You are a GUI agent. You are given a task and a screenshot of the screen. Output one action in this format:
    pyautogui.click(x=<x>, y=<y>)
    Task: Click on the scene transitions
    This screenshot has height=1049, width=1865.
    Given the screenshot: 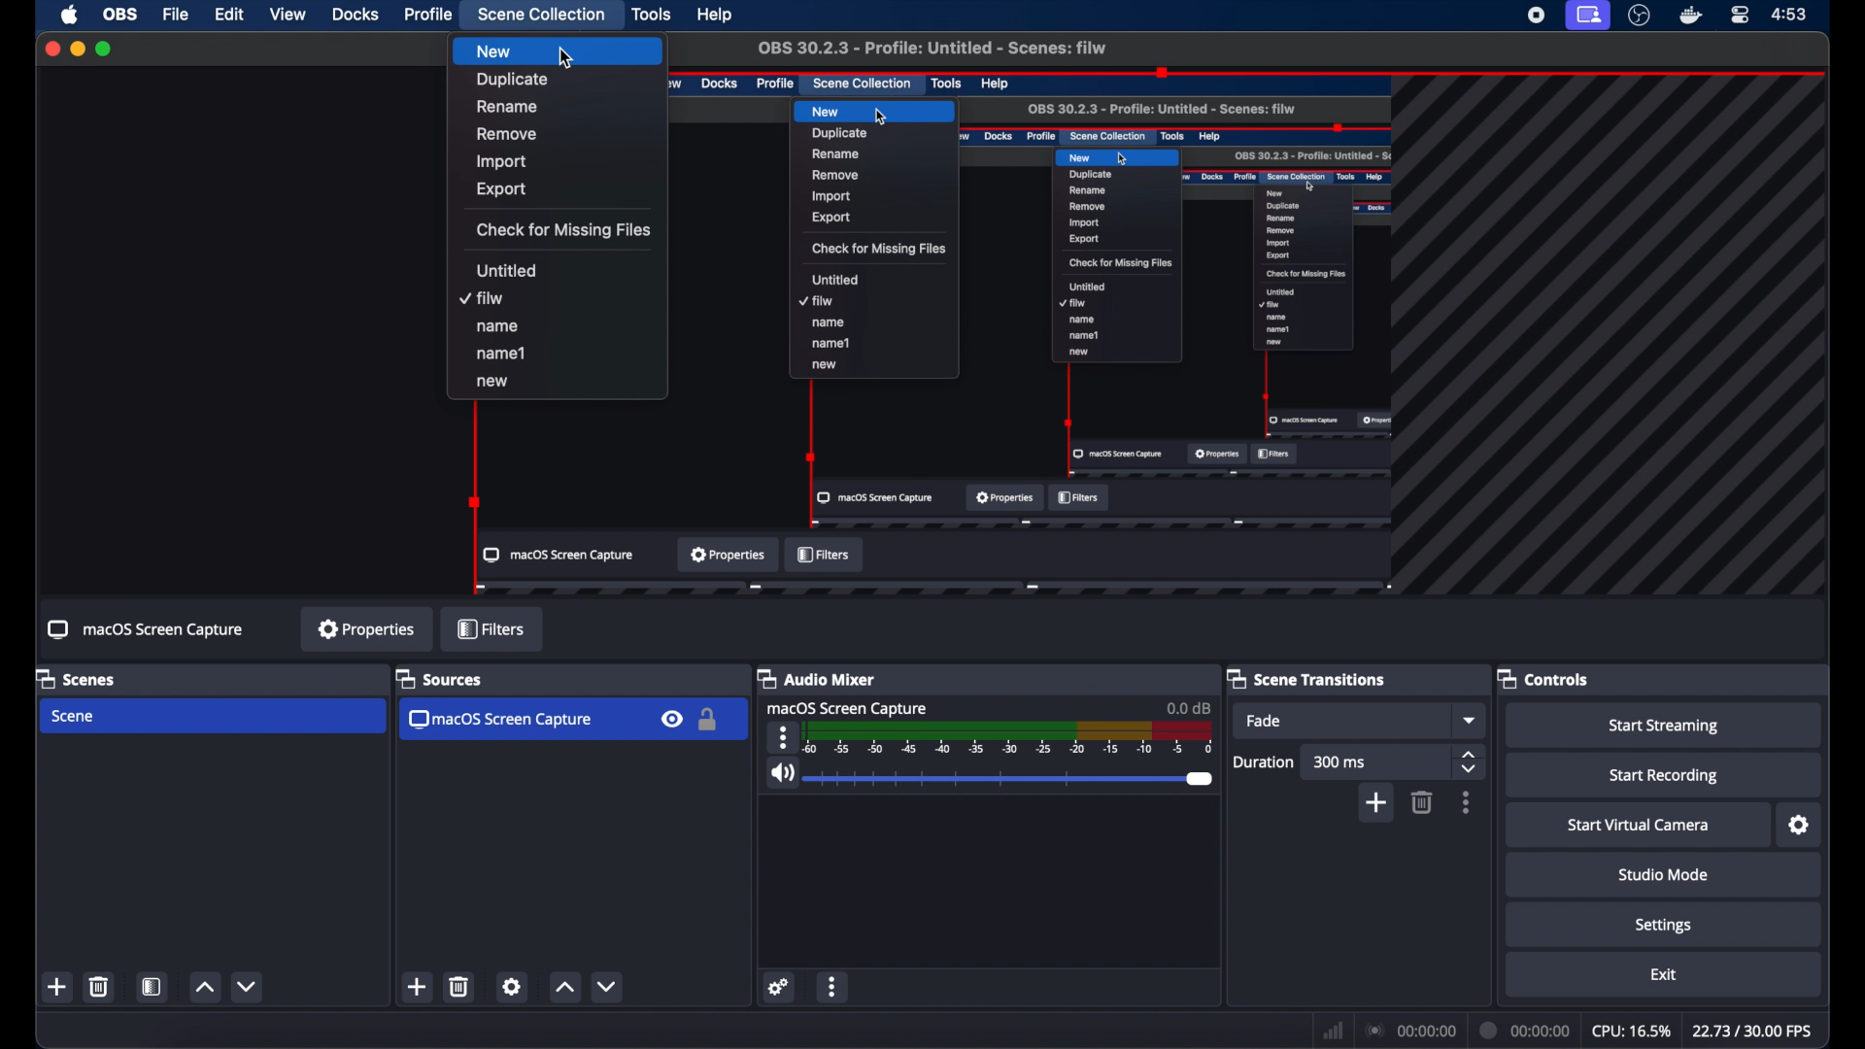 What is the action you would take?
    pyautogui.click(x=1307, y=678)
    